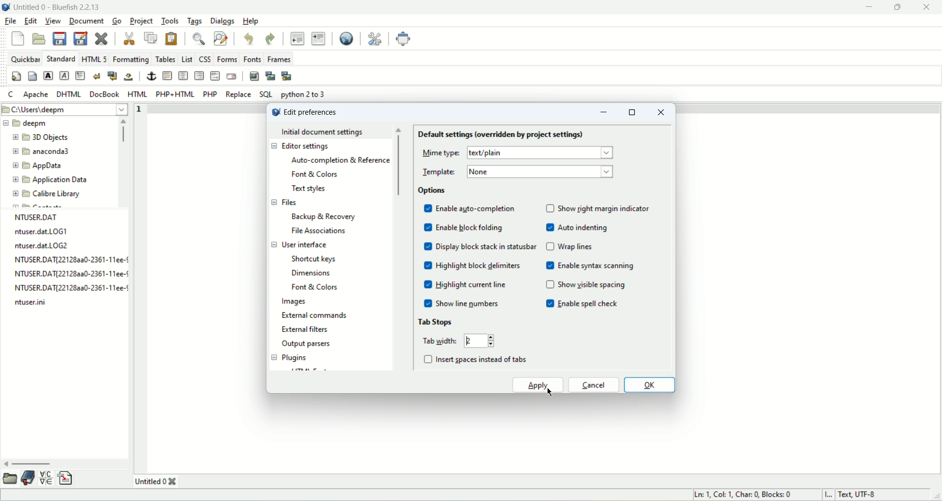 The image size is (942, 501). What do you see at coordinates (151, 76) in the screenshot?
I see `anchor` at bounding box center [151, 76].